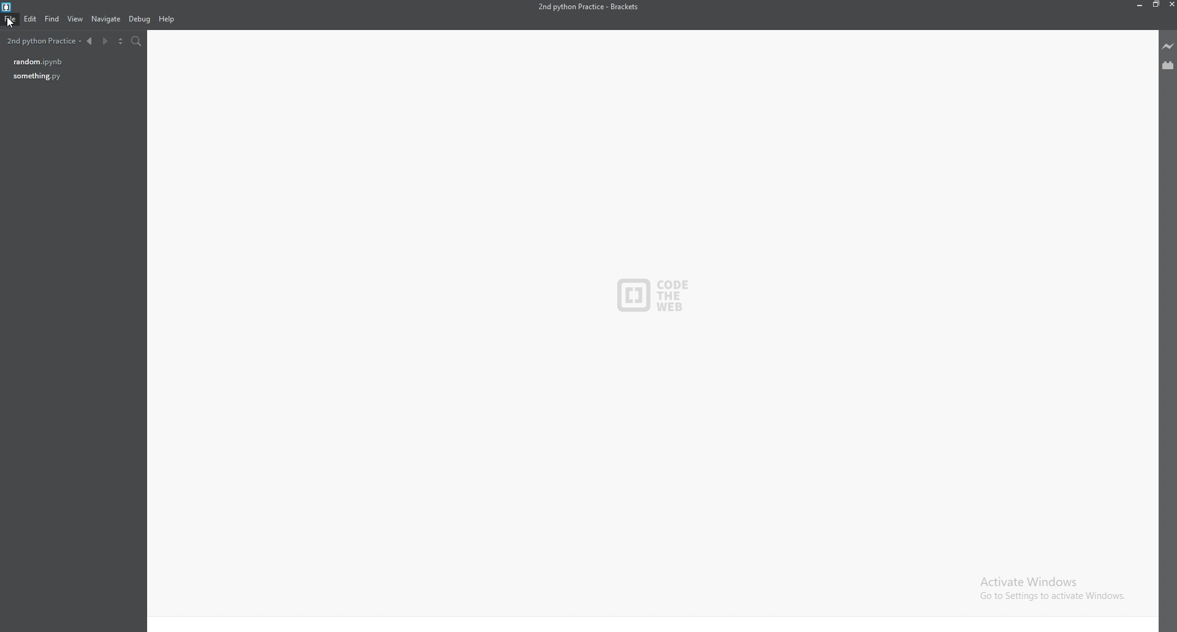 Image resolution: width=1177 pixels, height=632 pixels. I want to click on view, so click(75, 18).